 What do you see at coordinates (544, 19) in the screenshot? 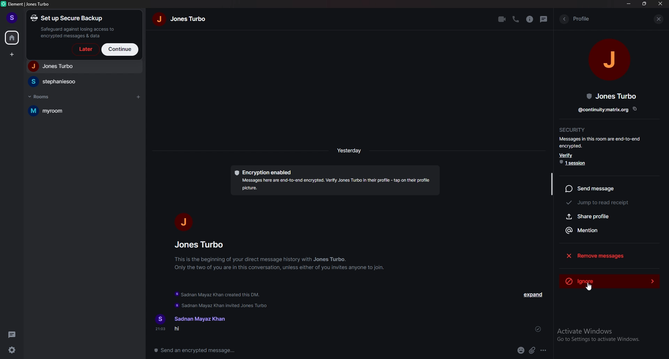
I see `threads` at bounding box center [544, 19].